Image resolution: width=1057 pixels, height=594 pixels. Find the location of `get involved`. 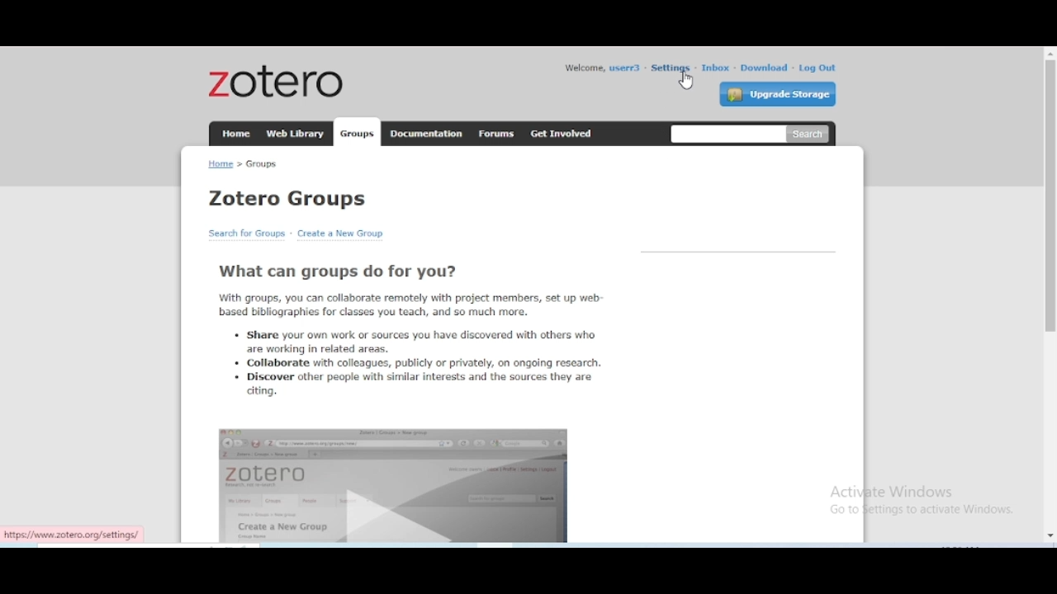

get involved is located at coordinates (562, 133).